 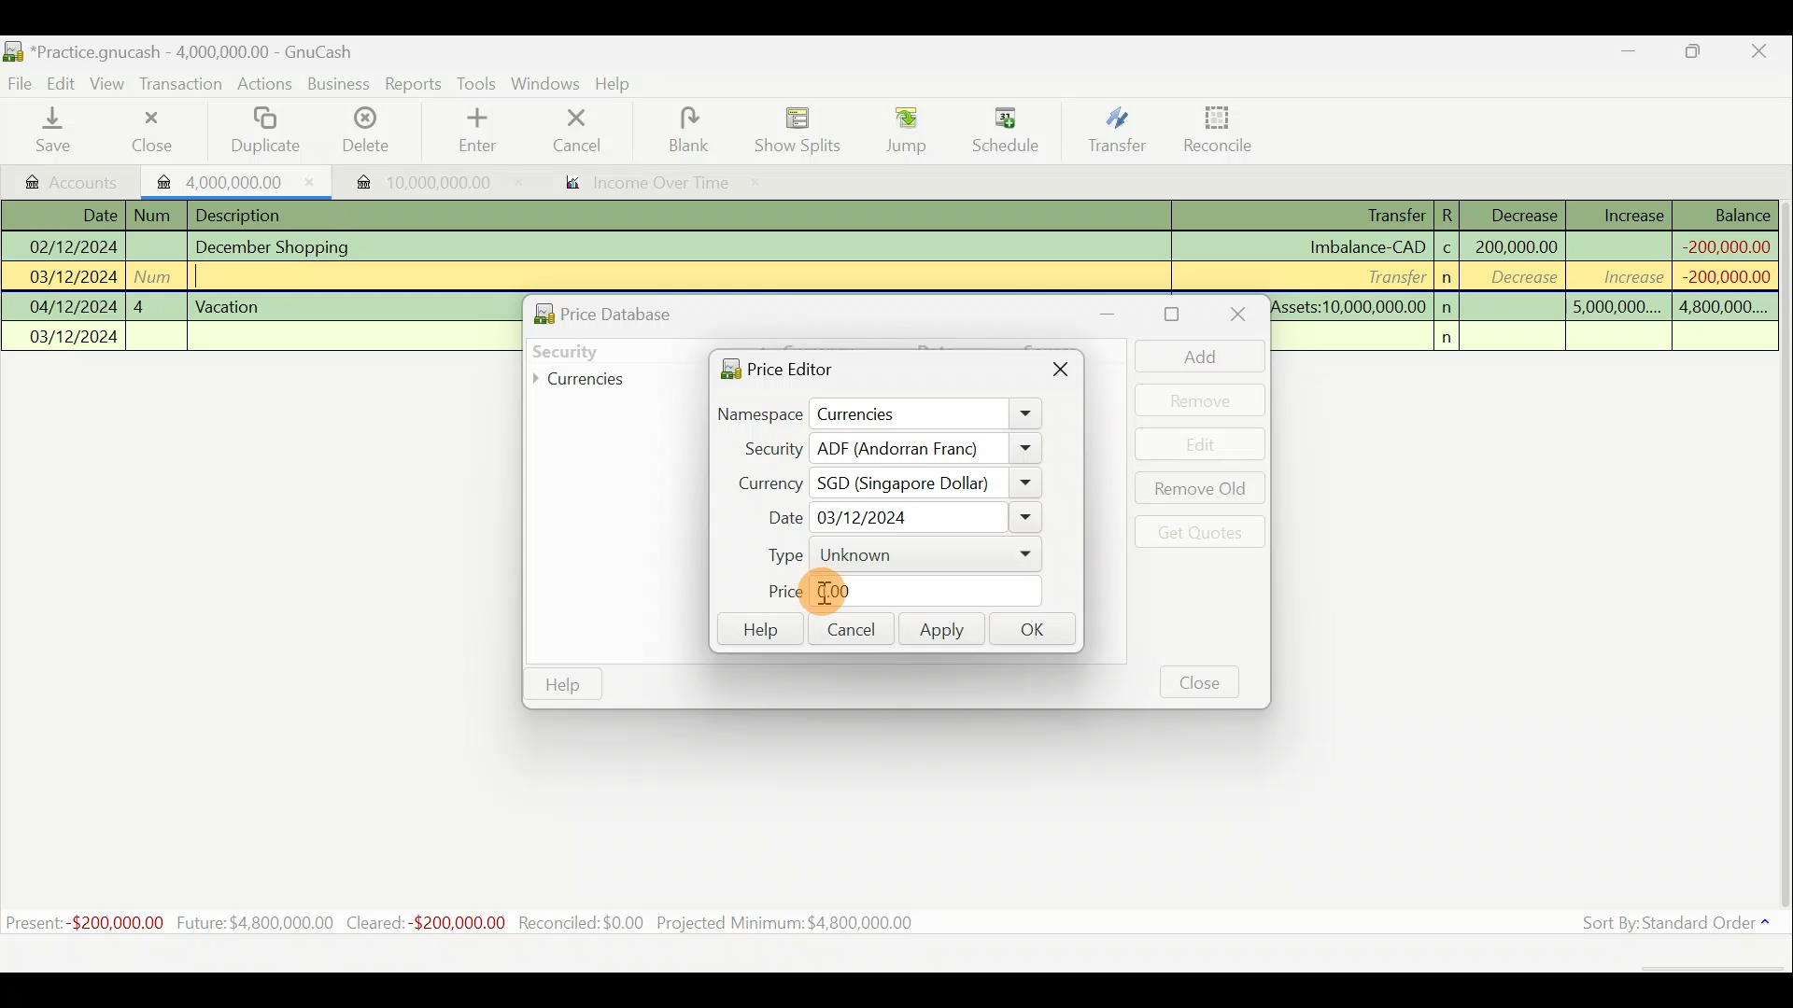 I want to click on Save, so click(x=57, y=132).